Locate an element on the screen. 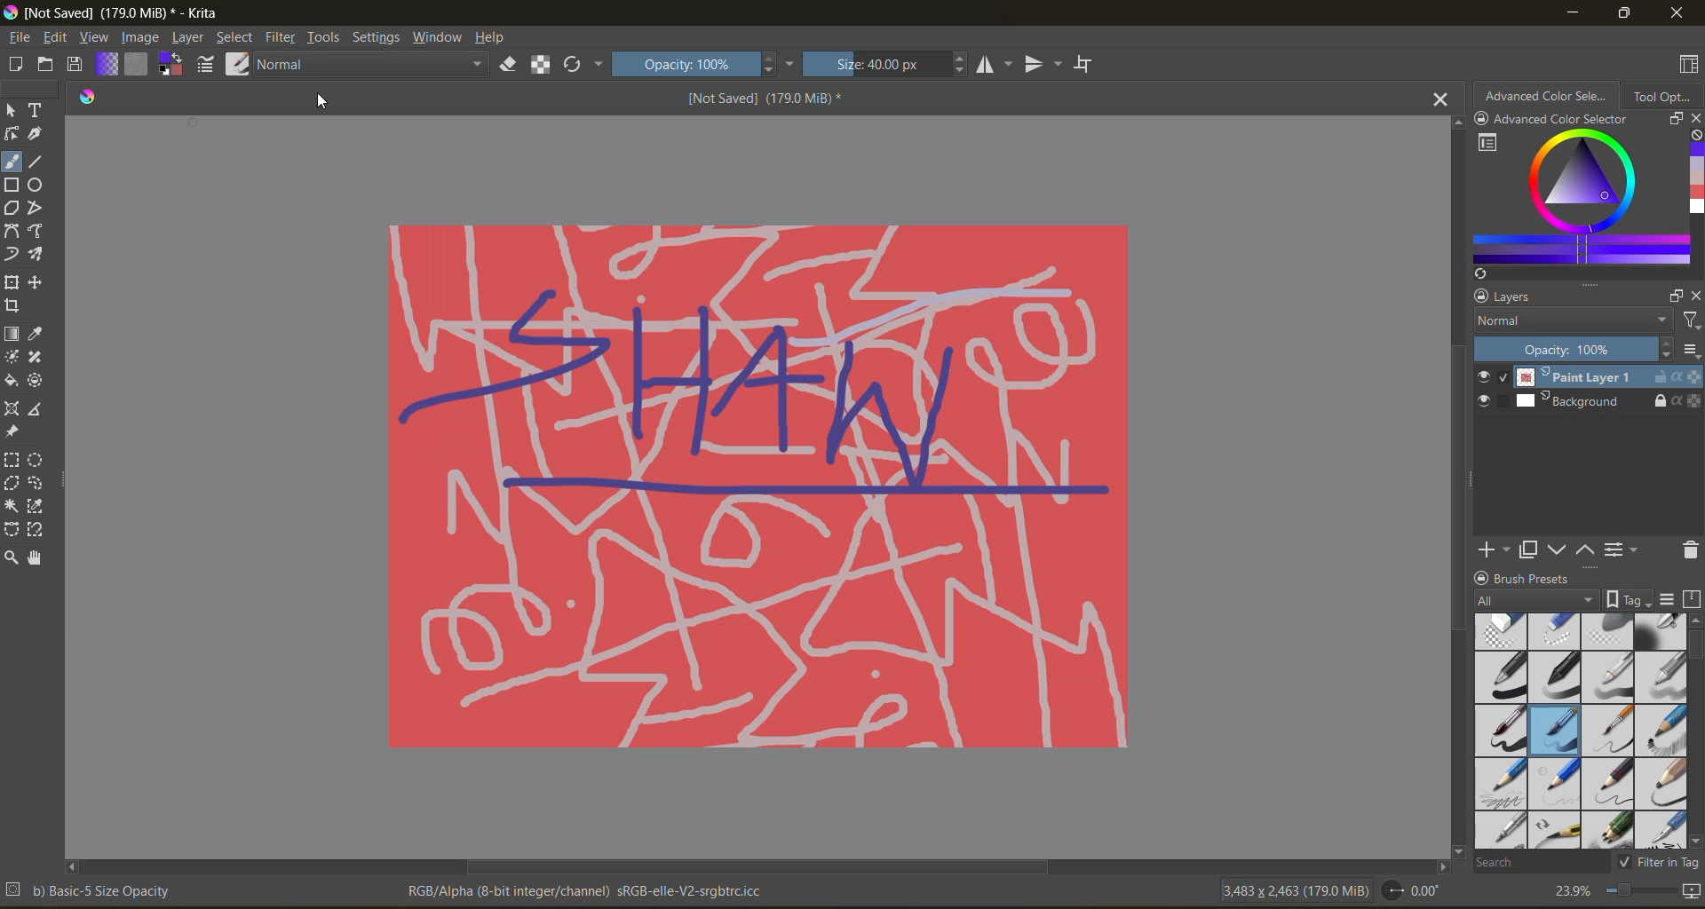 The image size is (1705, 909). choose workspace is located at coordinates (1691, 64).